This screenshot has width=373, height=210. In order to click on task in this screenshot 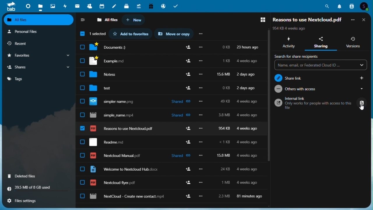, I will do `click(177, 6)`.